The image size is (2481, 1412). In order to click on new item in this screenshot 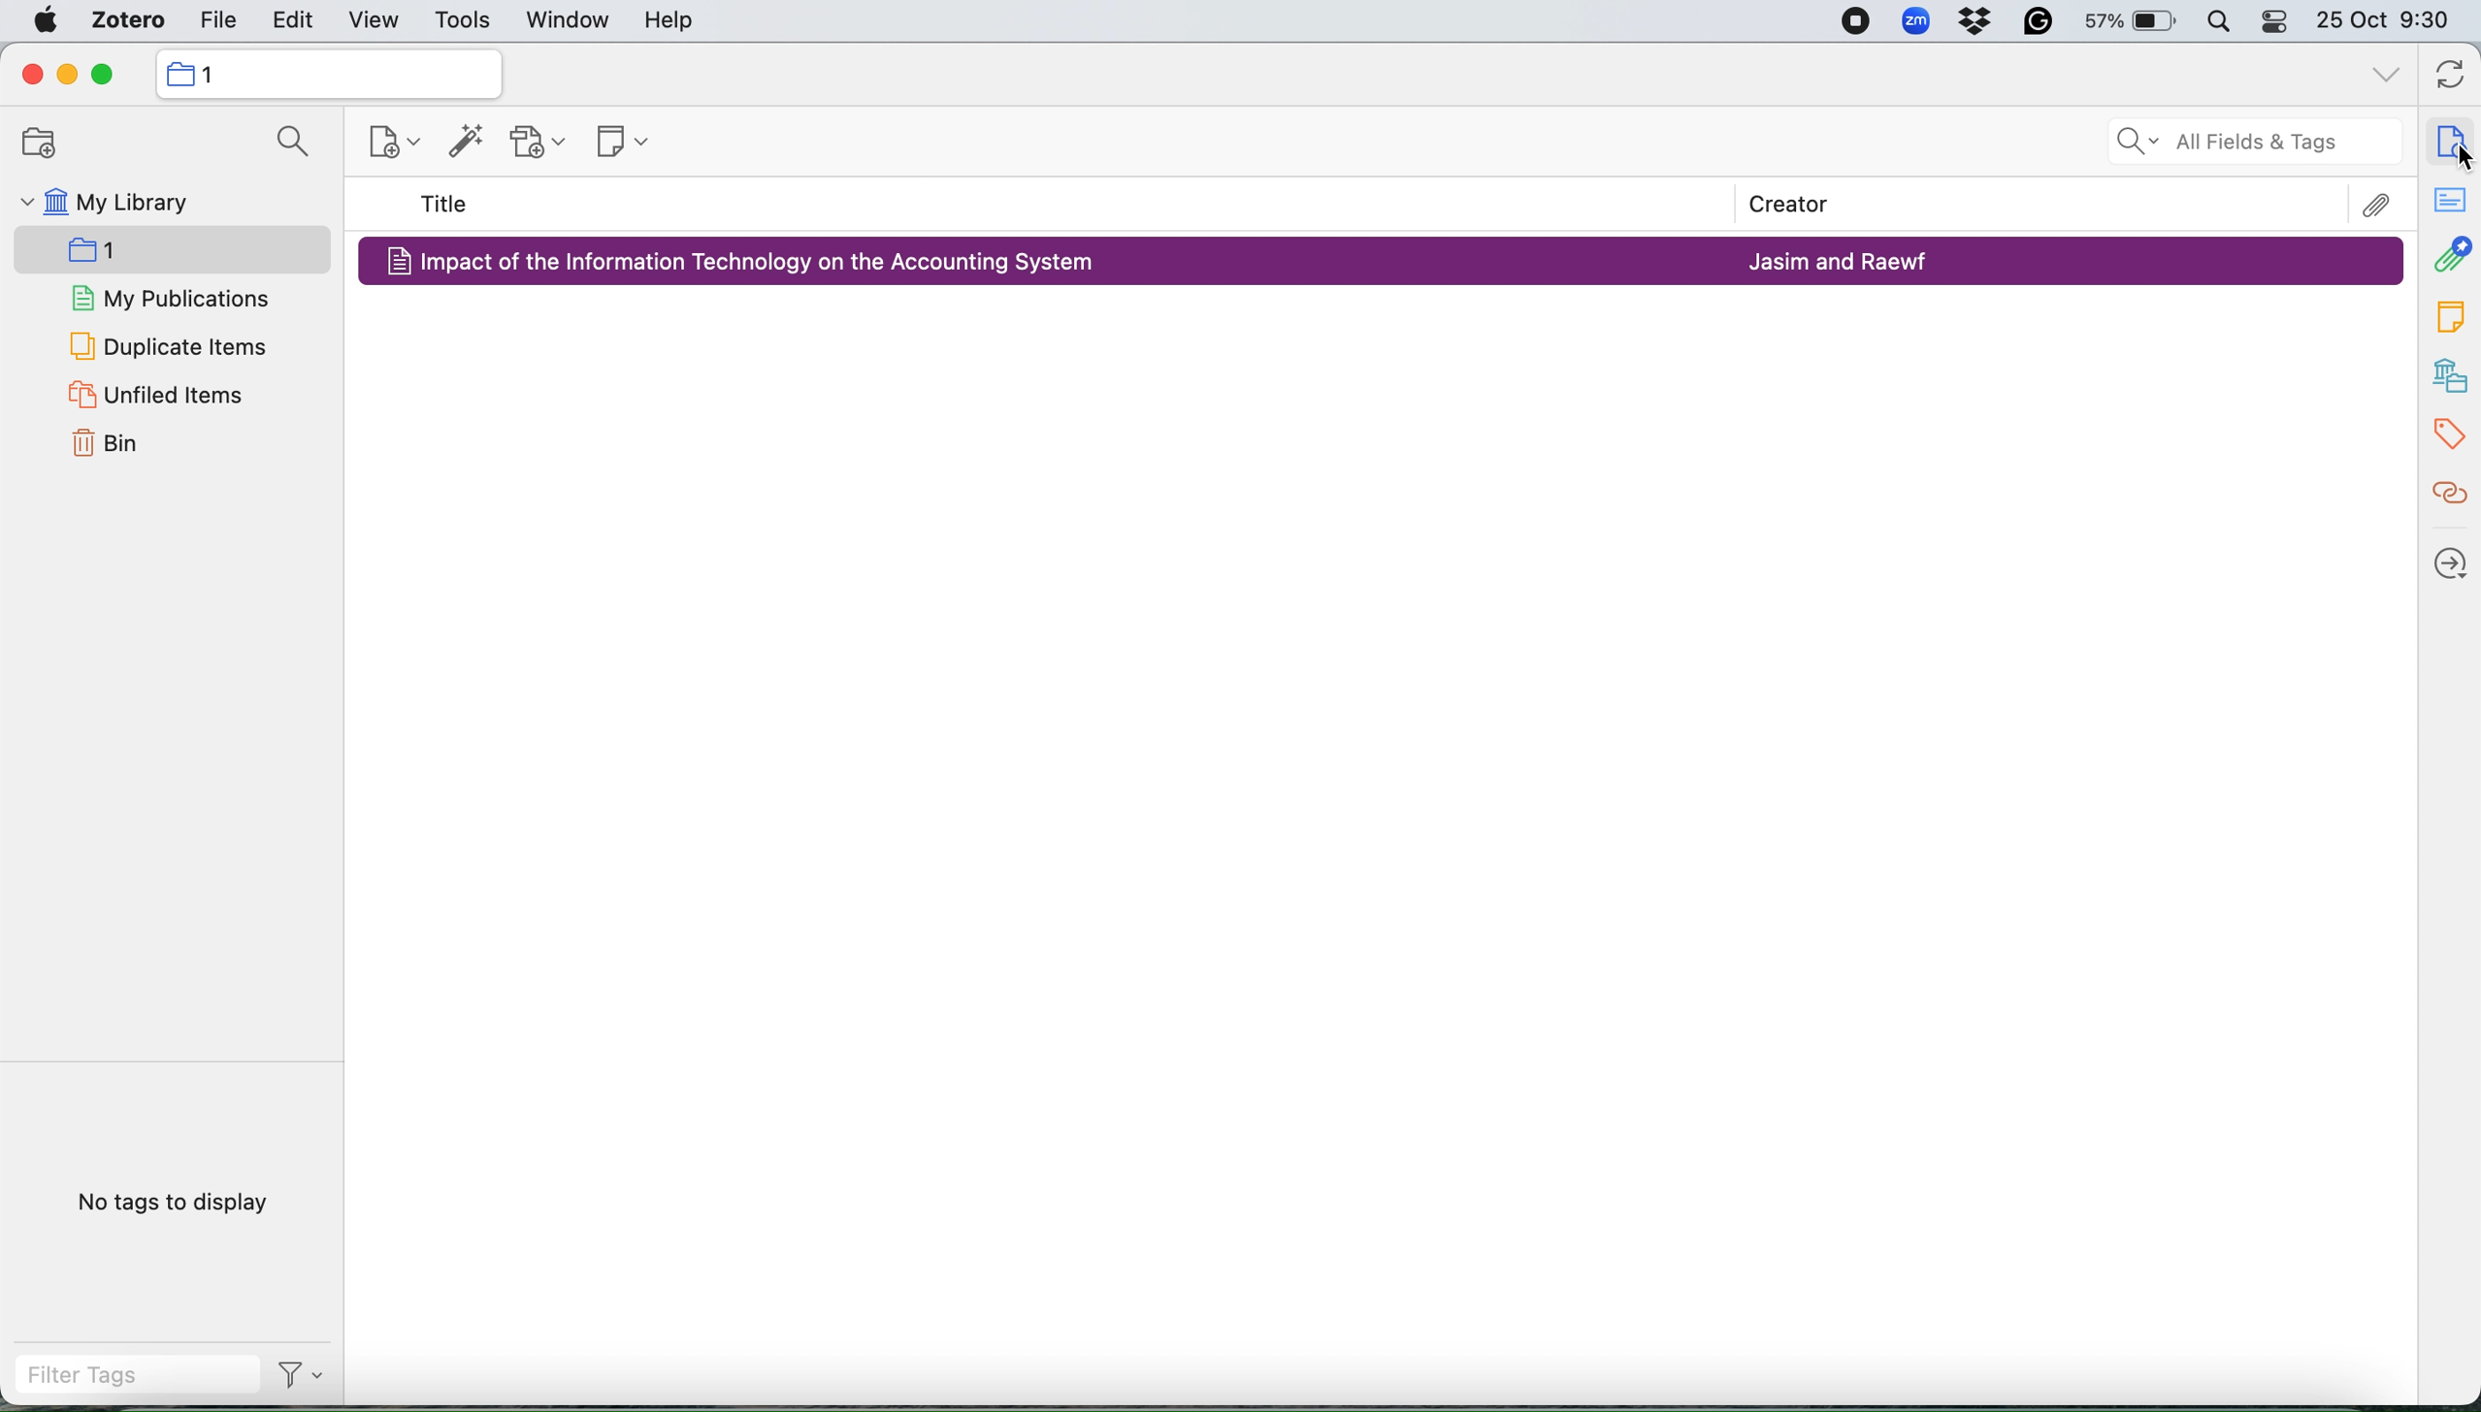, I will do `click(393, 144)`.